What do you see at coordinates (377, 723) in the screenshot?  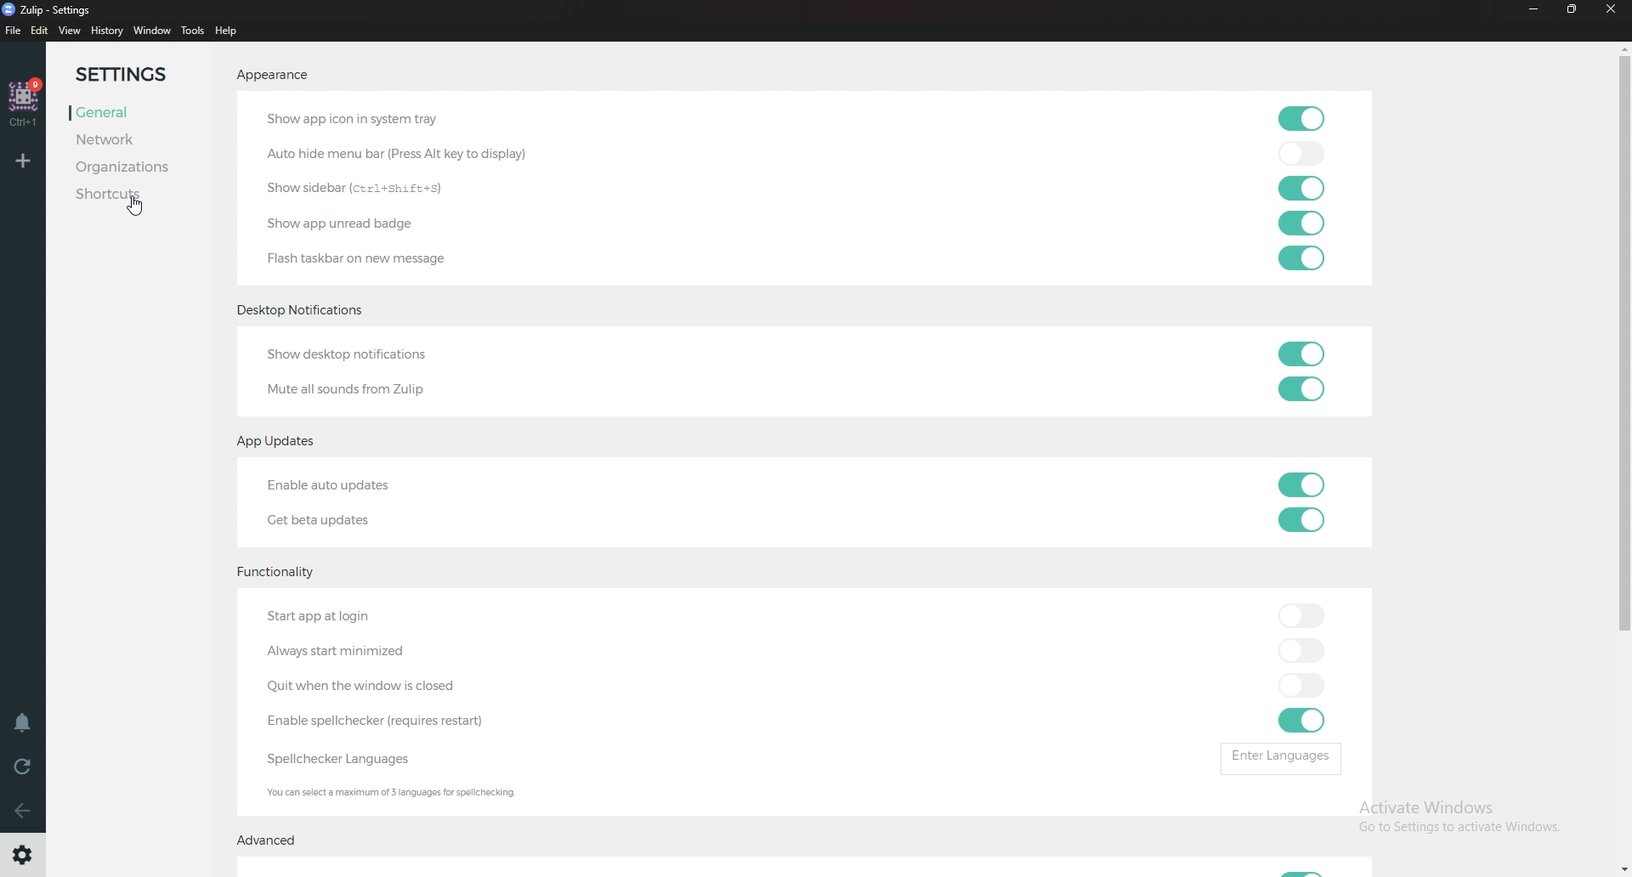 I see `enable spell checker` at bounding box center [377, 723].